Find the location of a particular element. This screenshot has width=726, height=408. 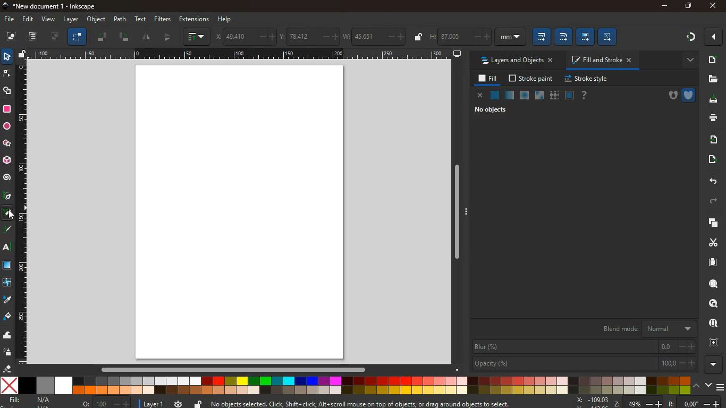

No objects selected. Click Shift+ click Alt+scroll mouse on top of objects. or drag around objects to select. is located at coordinates (368, 403).